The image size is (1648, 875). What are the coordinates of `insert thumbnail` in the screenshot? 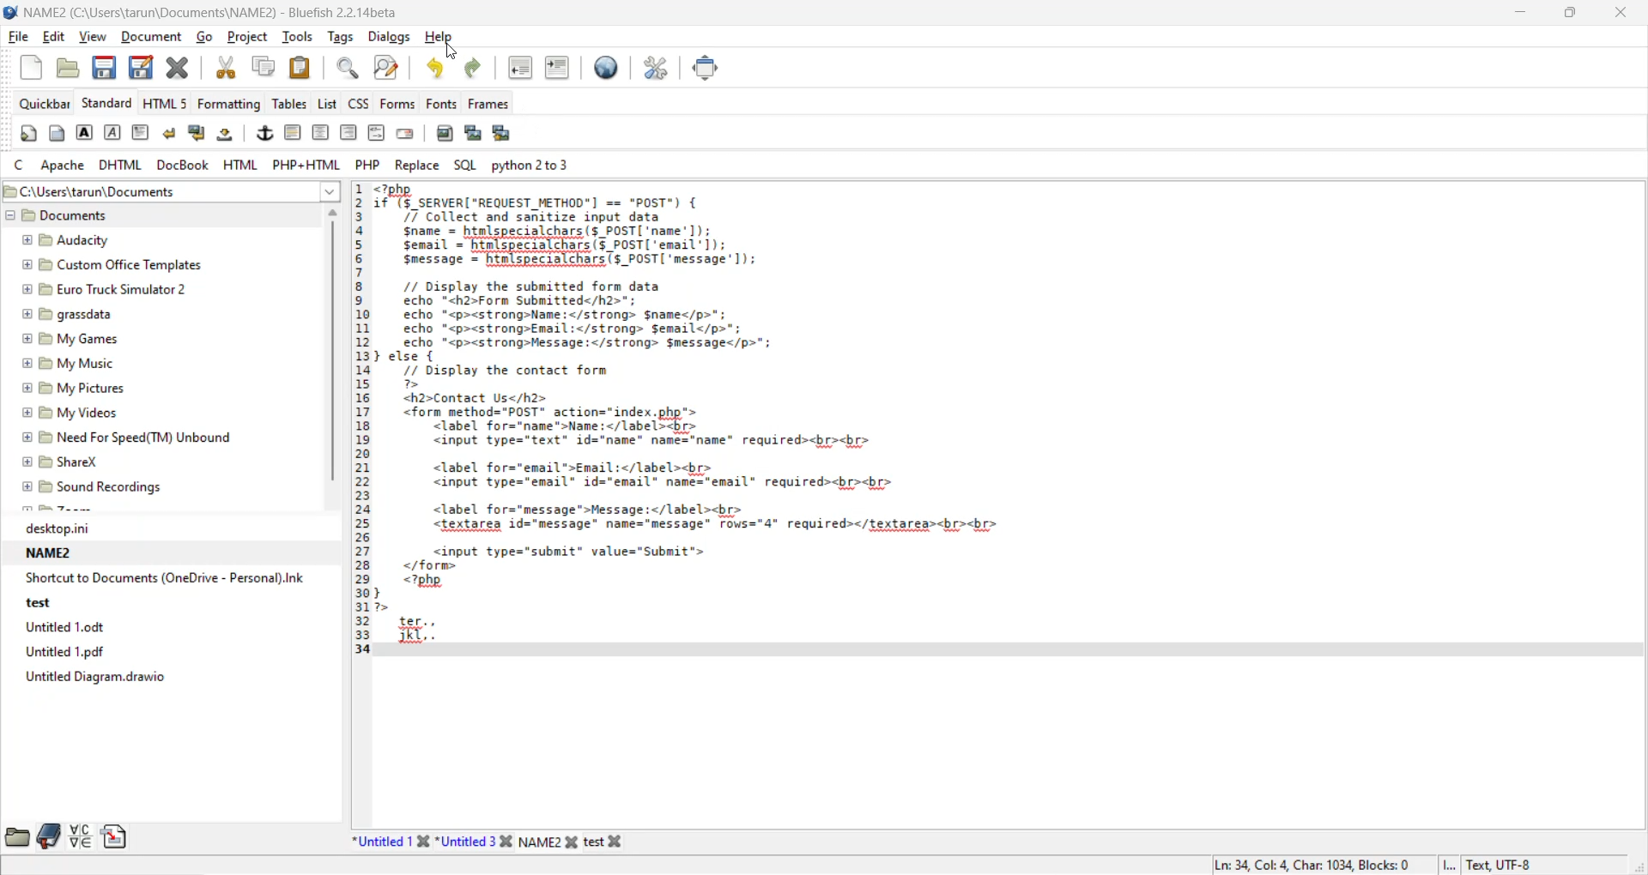 It's located at (471, 134).